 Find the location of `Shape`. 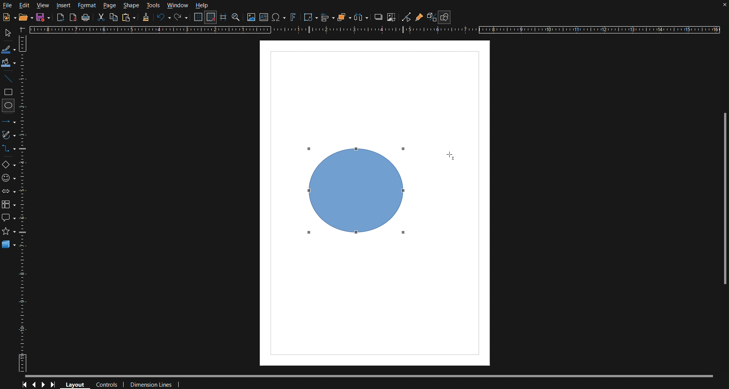

Shape is located at coordinates (131, 6).